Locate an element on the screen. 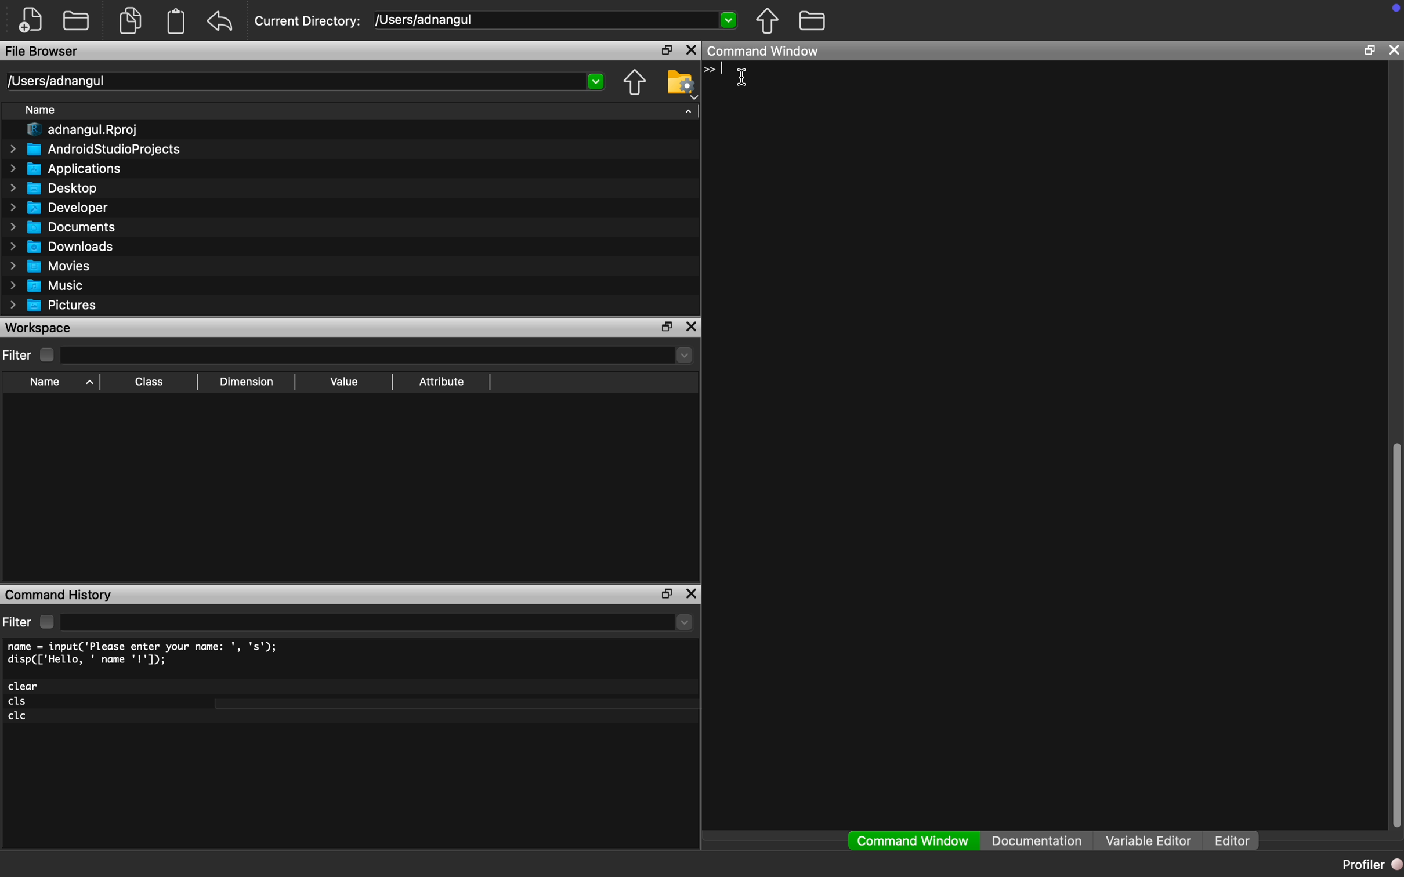 The image size is (1404, 877). Music is located at coordinates (45, 286).